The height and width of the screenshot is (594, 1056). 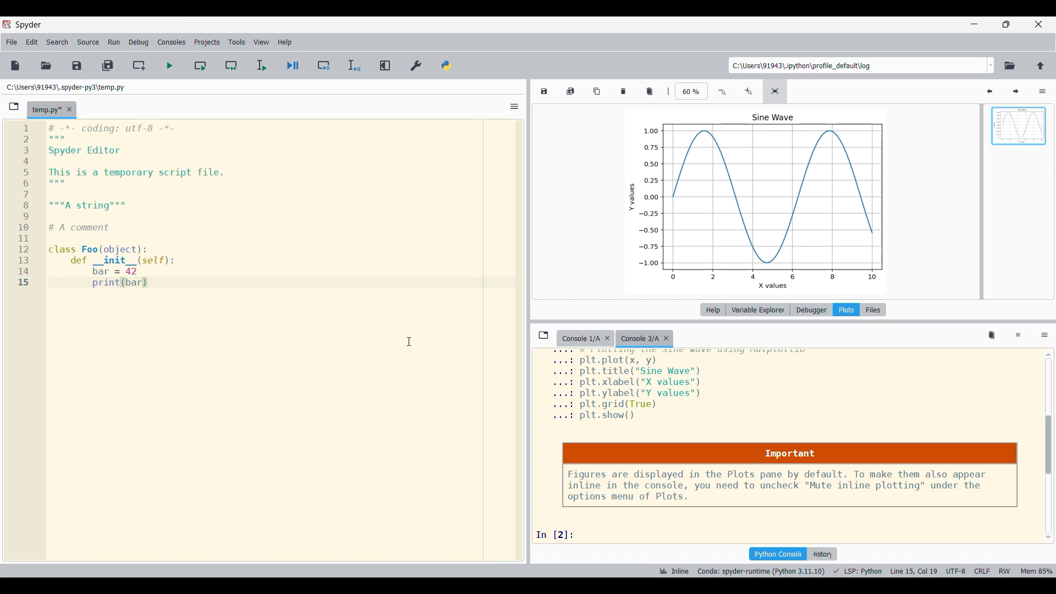 What do you see at coordinates (324, 65) in the screenshot?
I see `Debug cell` at bounding box center [324, 65].